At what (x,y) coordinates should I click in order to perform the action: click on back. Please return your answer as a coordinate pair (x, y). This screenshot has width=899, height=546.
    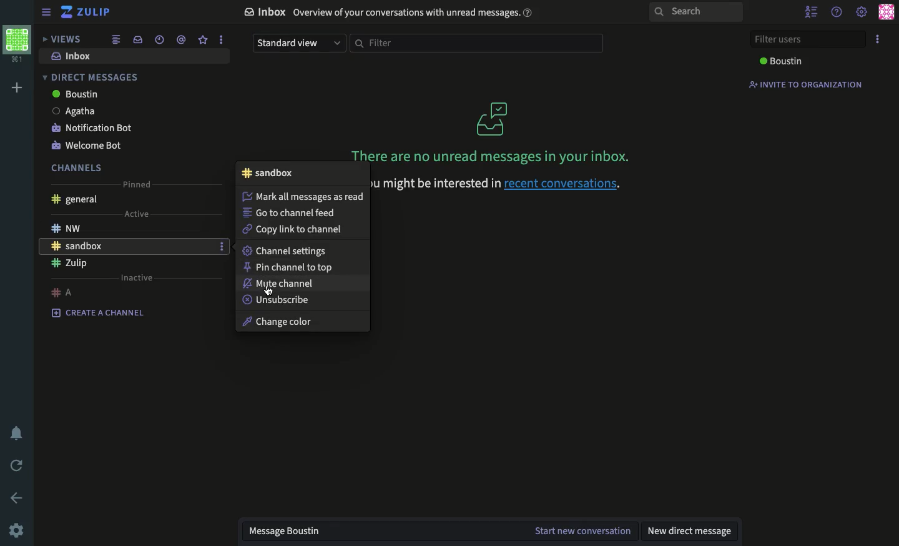
    Looking at the image, I should click on (17, 498).